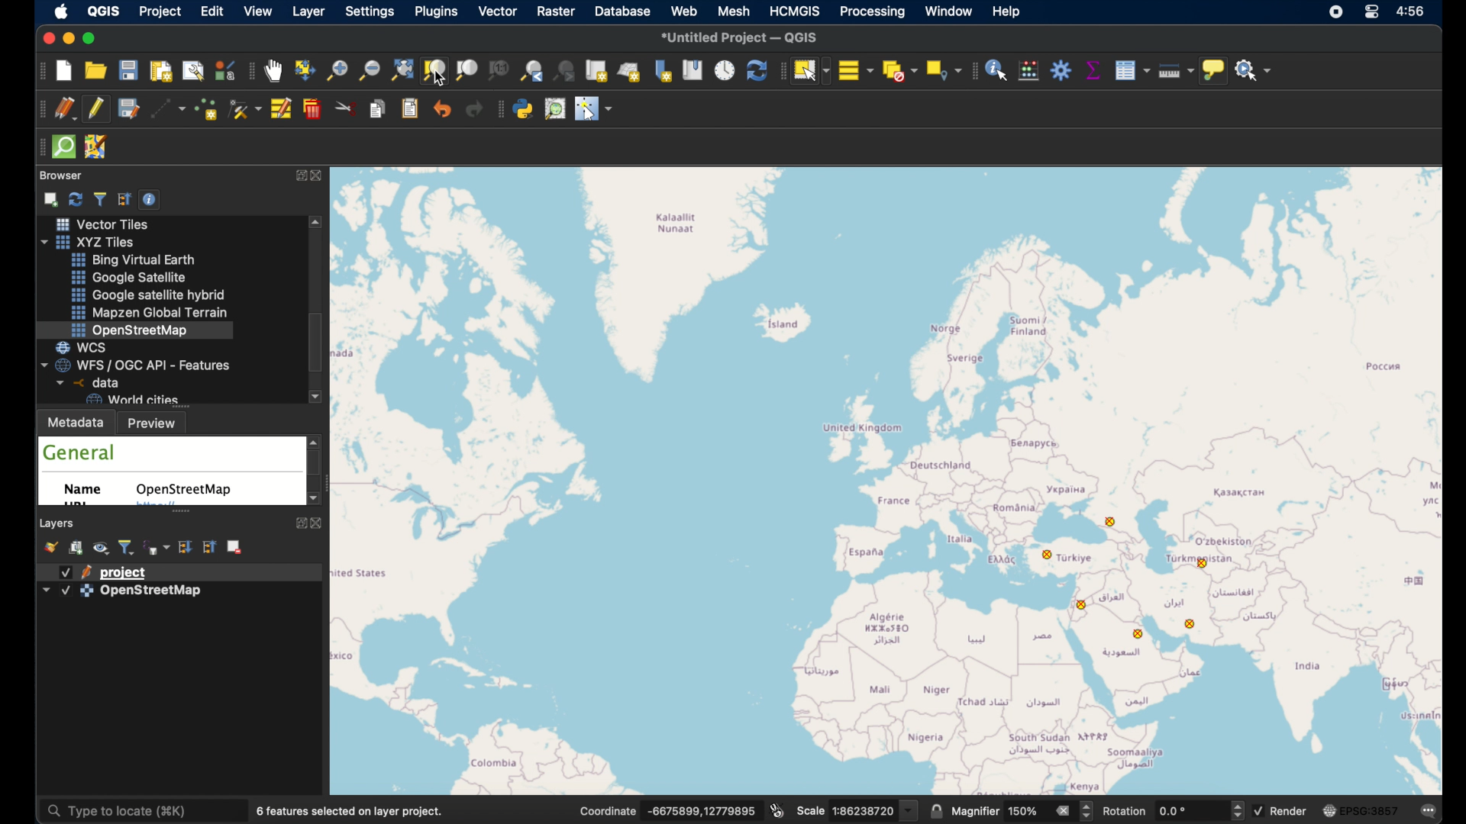  What do you see at coordinates (1213, 72) in the screenshot?
I see `show map tips` at bounding box center [1213, 72].